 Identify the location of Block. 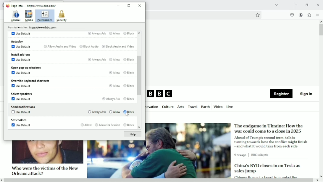
(129, 86).